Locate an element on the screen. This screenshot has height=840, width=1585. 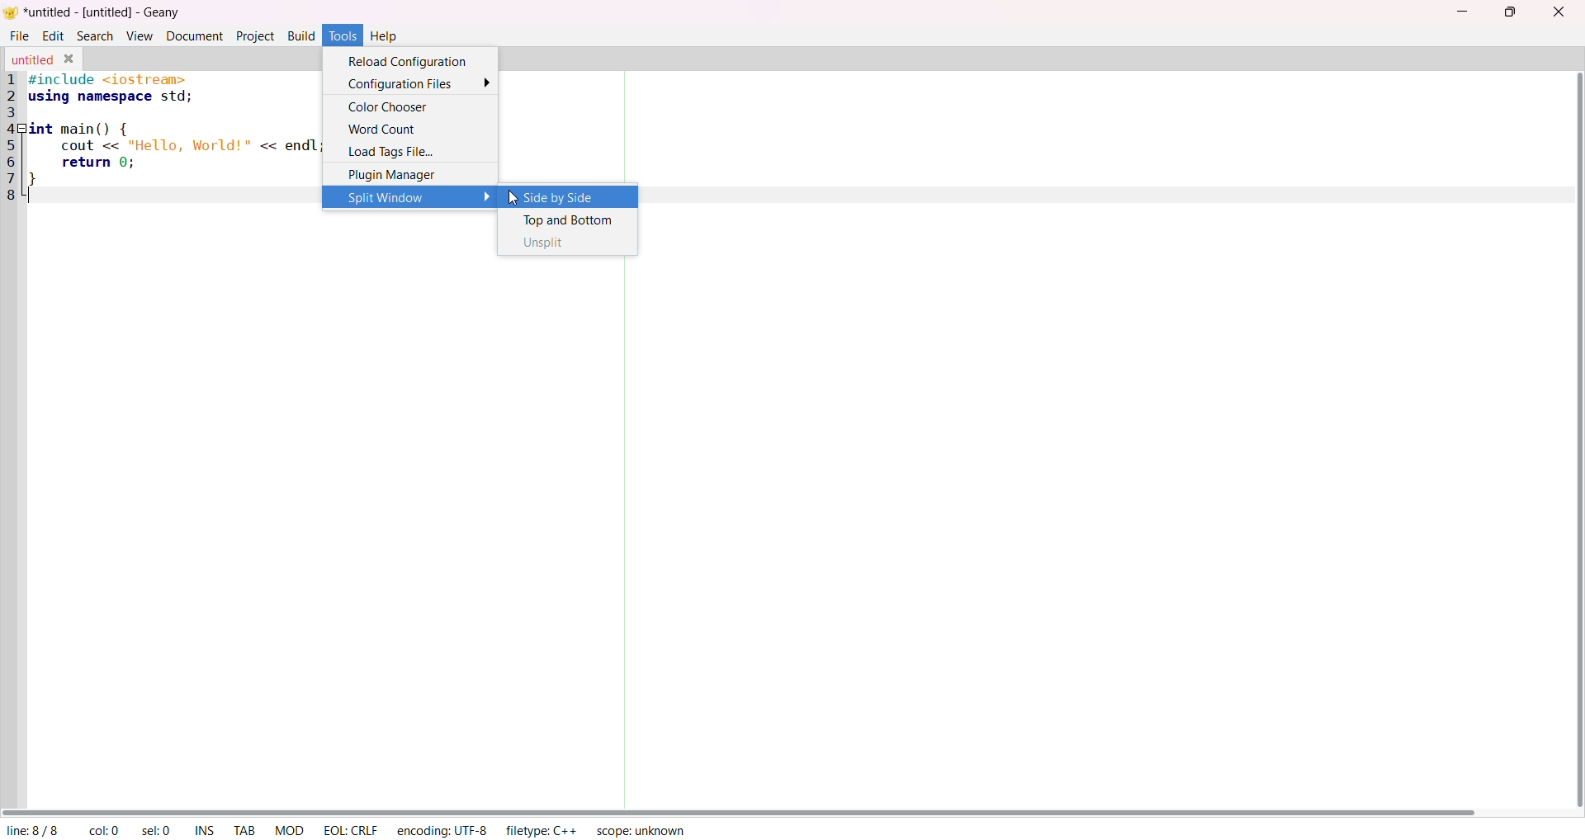
Project is located at coordinates (255, 35).